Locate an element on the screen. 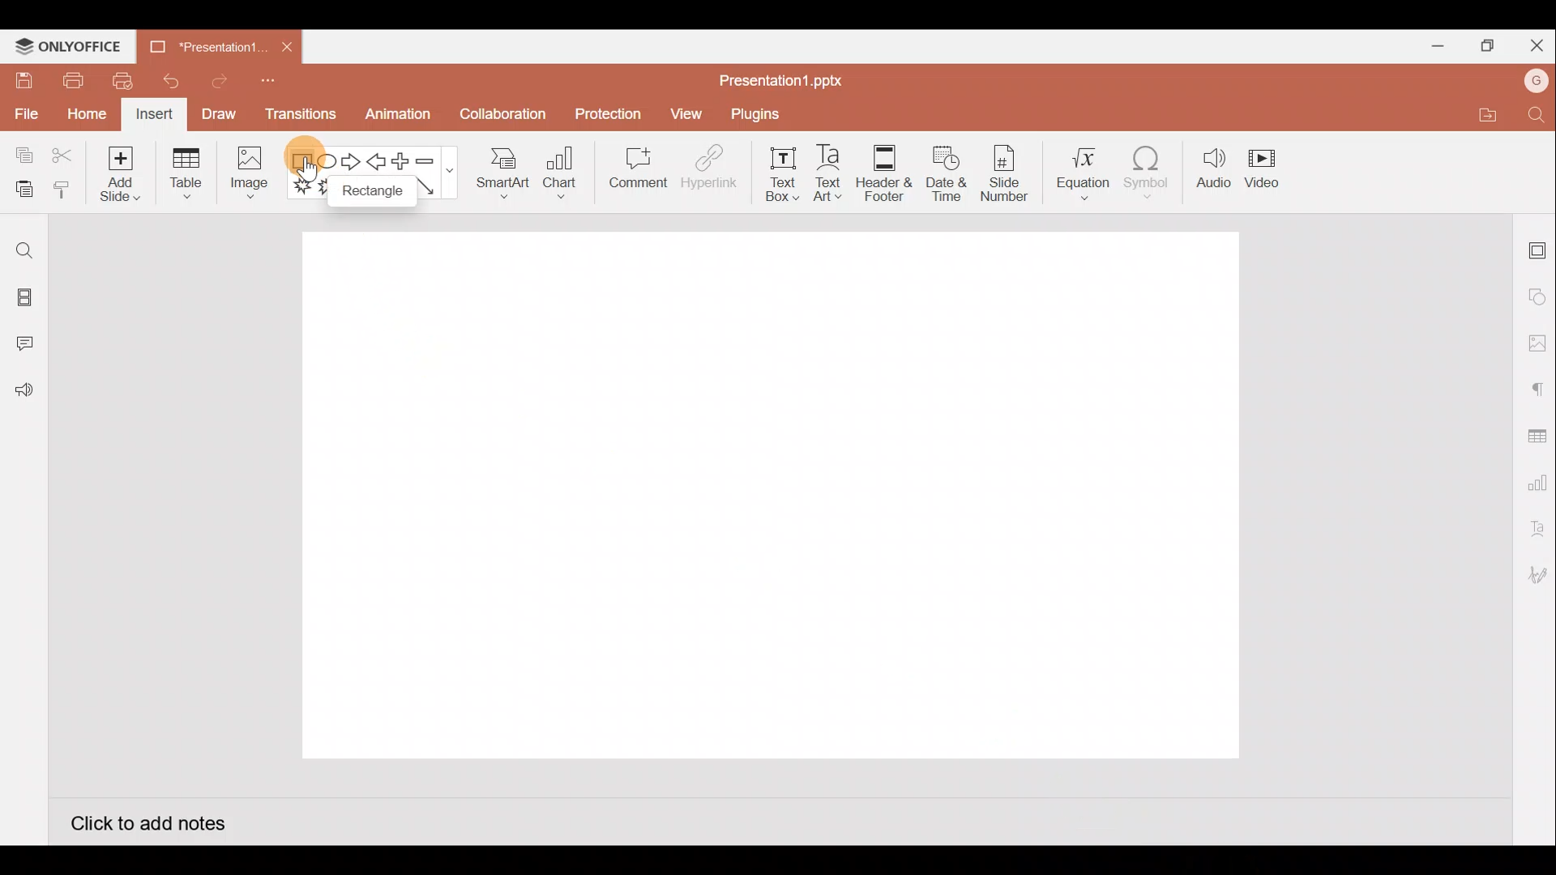 This screenshot has width=1556, height=875. File is located at coordinates (24, 111).